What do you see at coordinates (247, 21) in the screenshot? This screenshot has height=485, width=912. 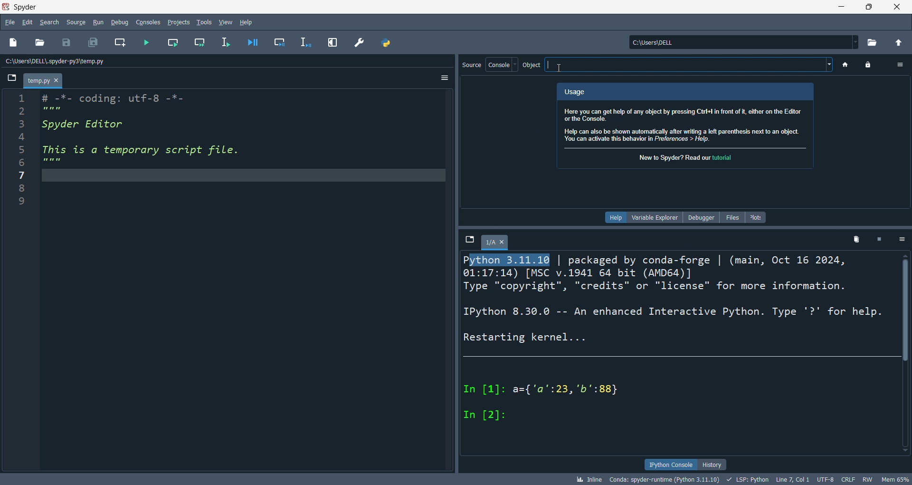 I see `help` at bounding box center [247, 21].